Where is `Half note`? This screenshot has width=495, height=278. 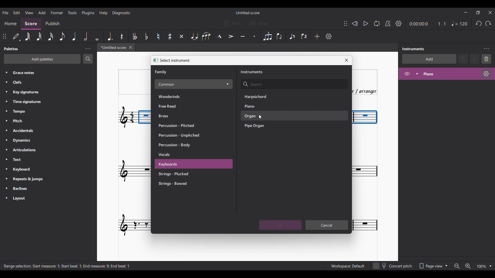 Half note is located at coordinates (85, 36).